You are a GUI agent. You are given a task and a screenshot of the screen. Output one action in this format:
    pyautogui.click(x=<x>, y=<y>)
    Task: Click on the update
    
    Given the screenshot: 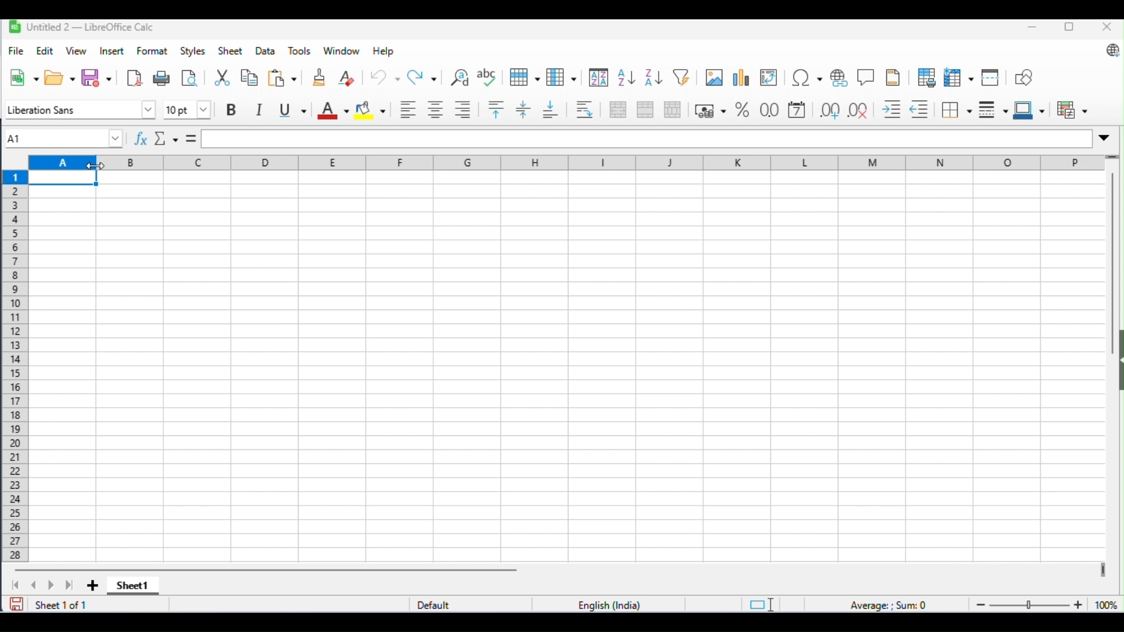 What is the action you would take?
    pyautogui.click(x=1109, y=51)
    